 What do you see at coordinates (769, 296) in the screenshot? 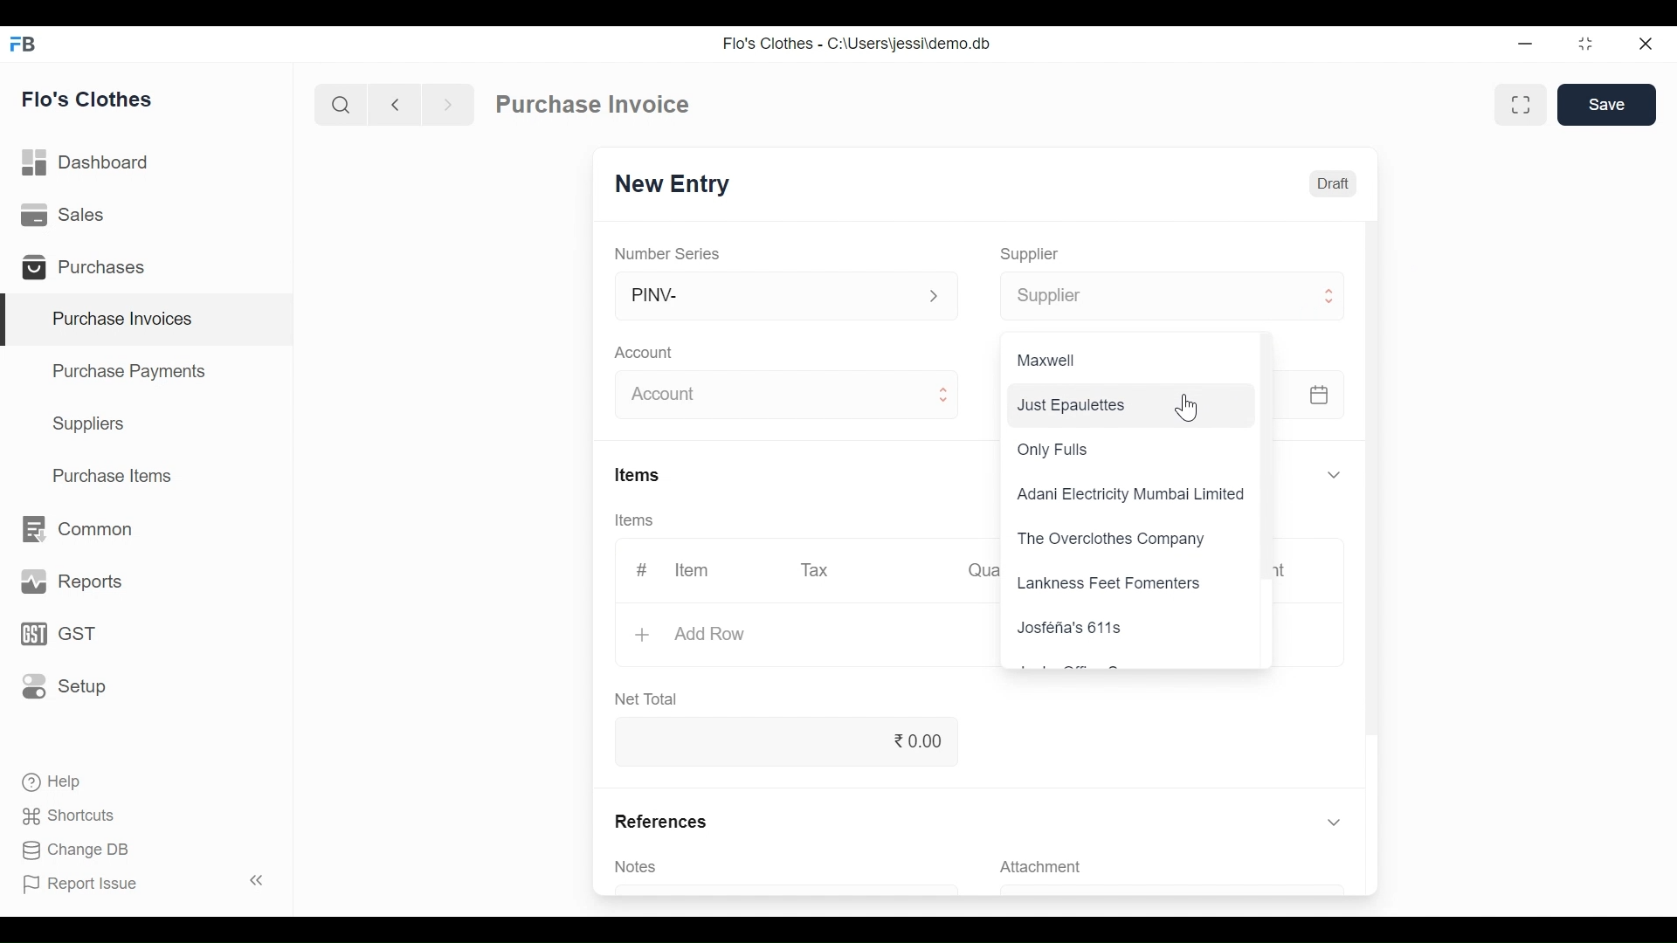
I see `PINV-` at bounding box center [769, 296].